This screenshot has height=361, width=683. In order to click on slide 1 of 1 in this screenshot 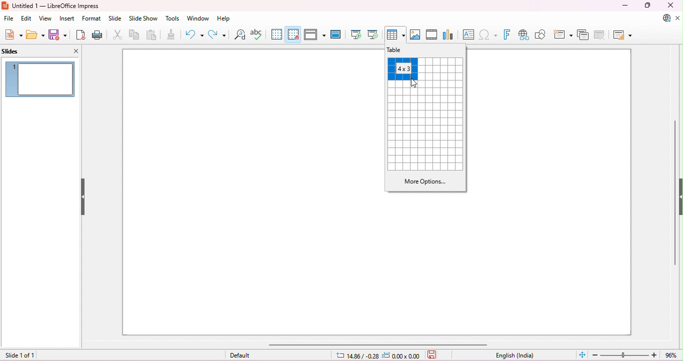, I will do `click(20, 355)`.